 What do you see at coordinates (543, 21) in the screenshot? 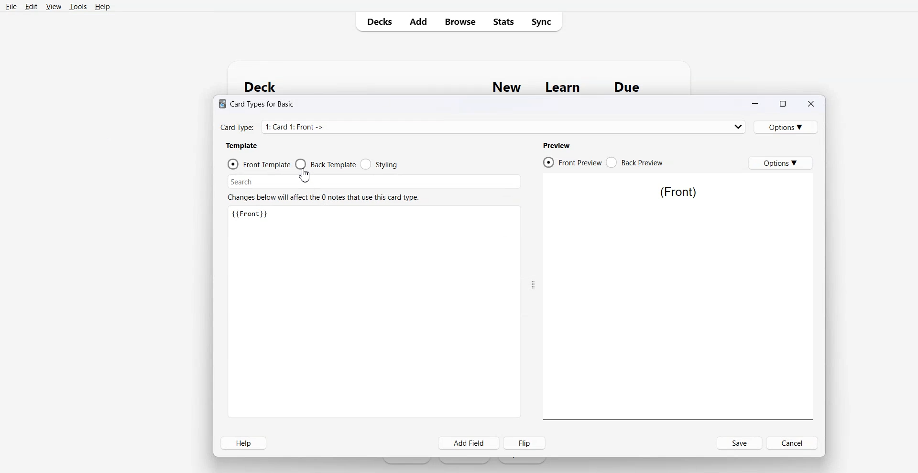
I see `Sync` at bounding box center [543, 21].